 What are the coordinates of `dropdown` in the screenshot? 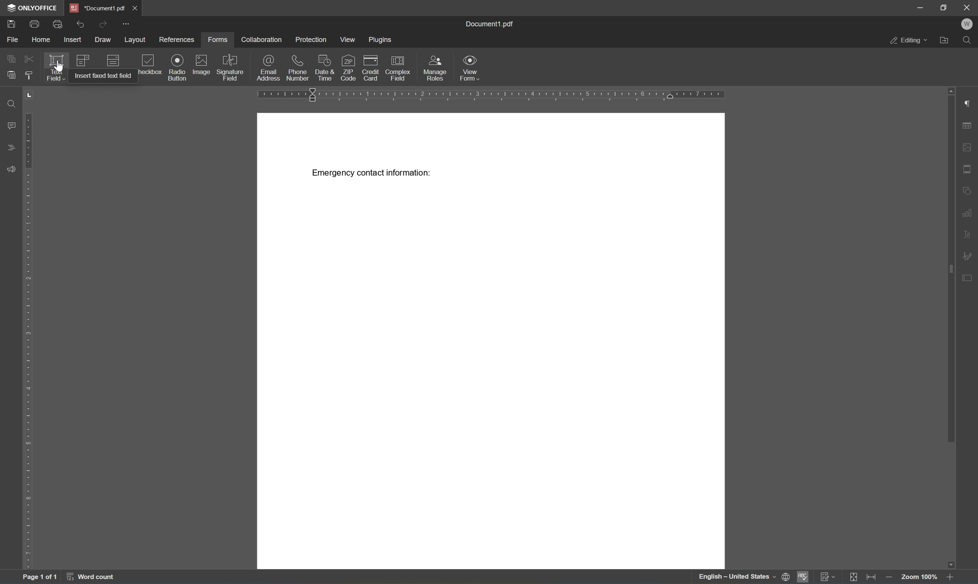 It's located at (112, 59).